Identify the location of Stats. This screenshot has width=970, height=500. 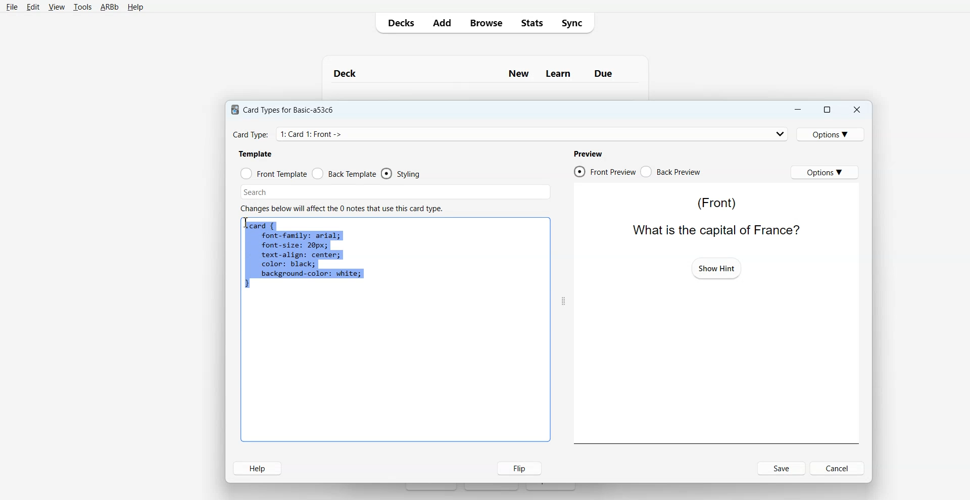
(531, 22).